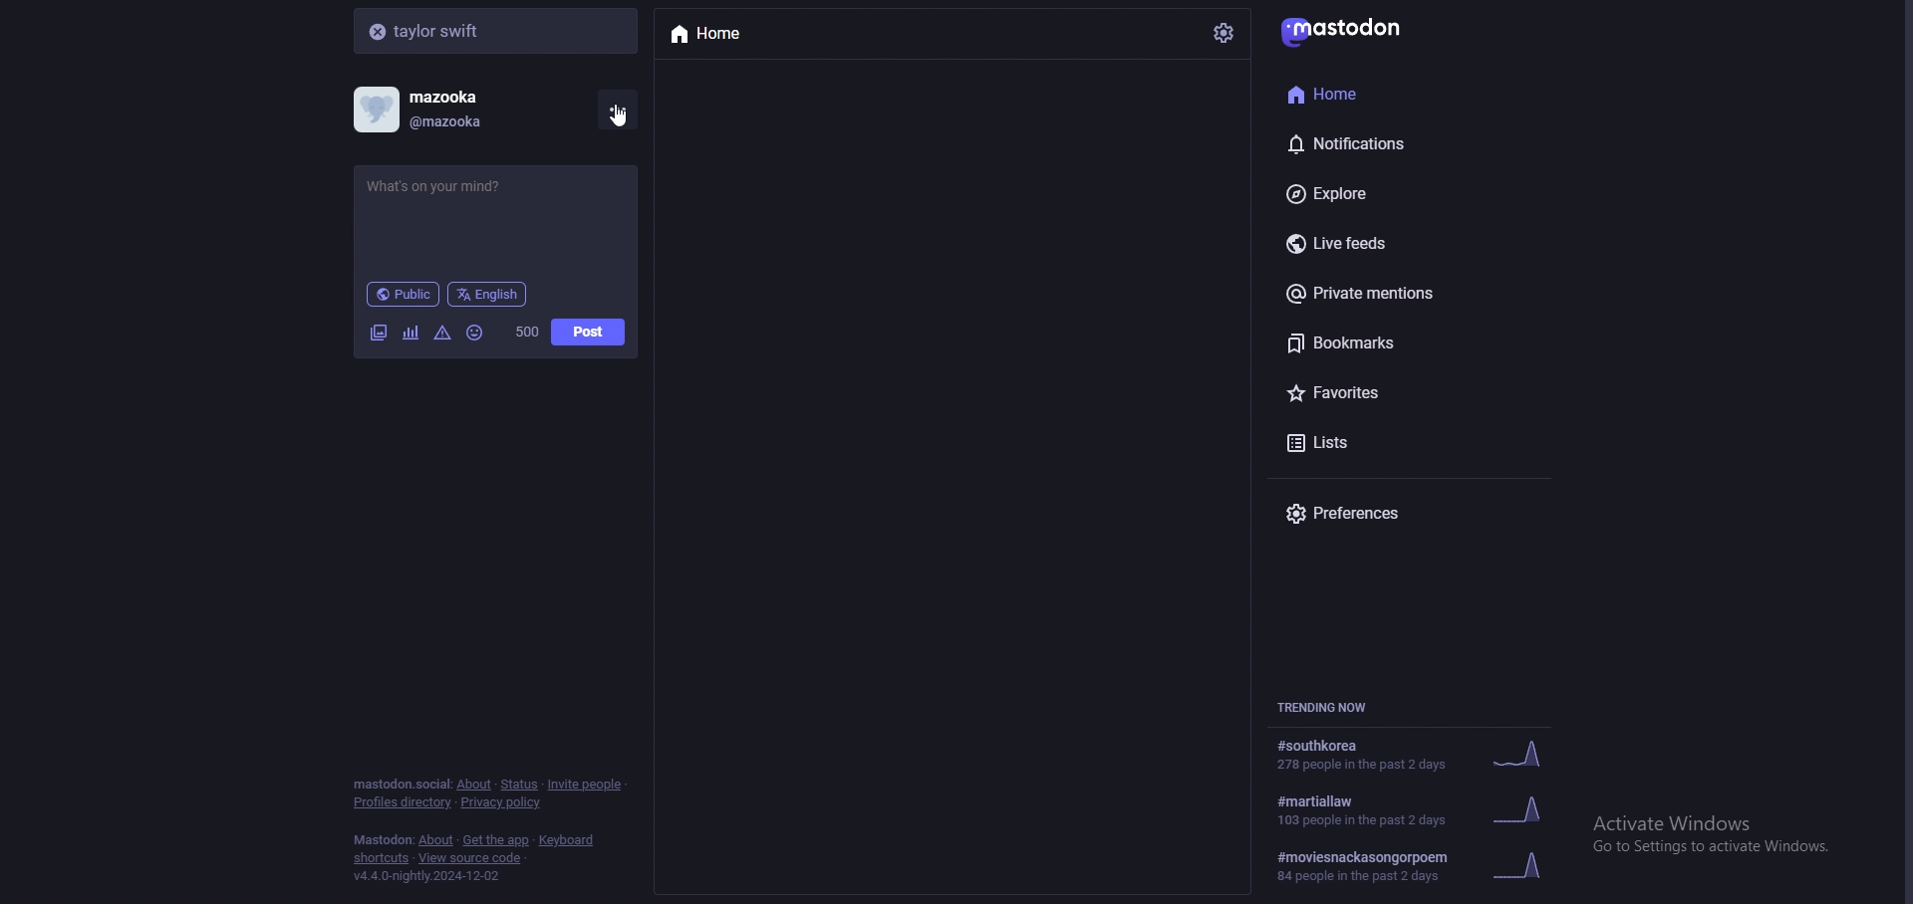  What do you see at coordinates (1400, 392) in the screenshot?
I see `favourites` at bounding box center [1400, 392].